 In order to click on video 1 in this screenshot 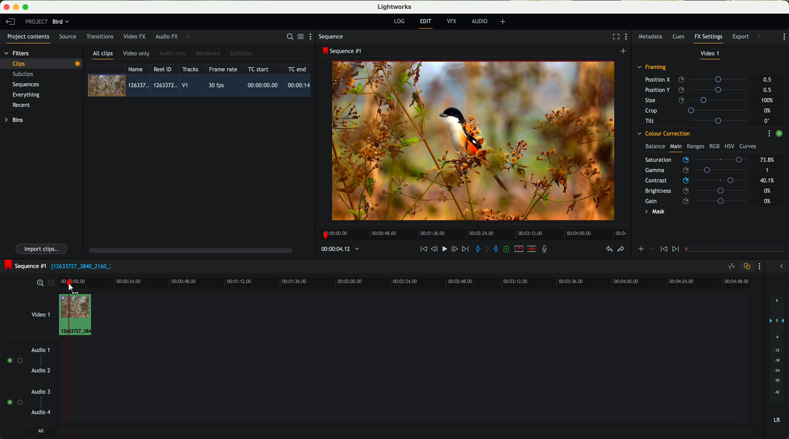, I will do `click(40, 313)`.